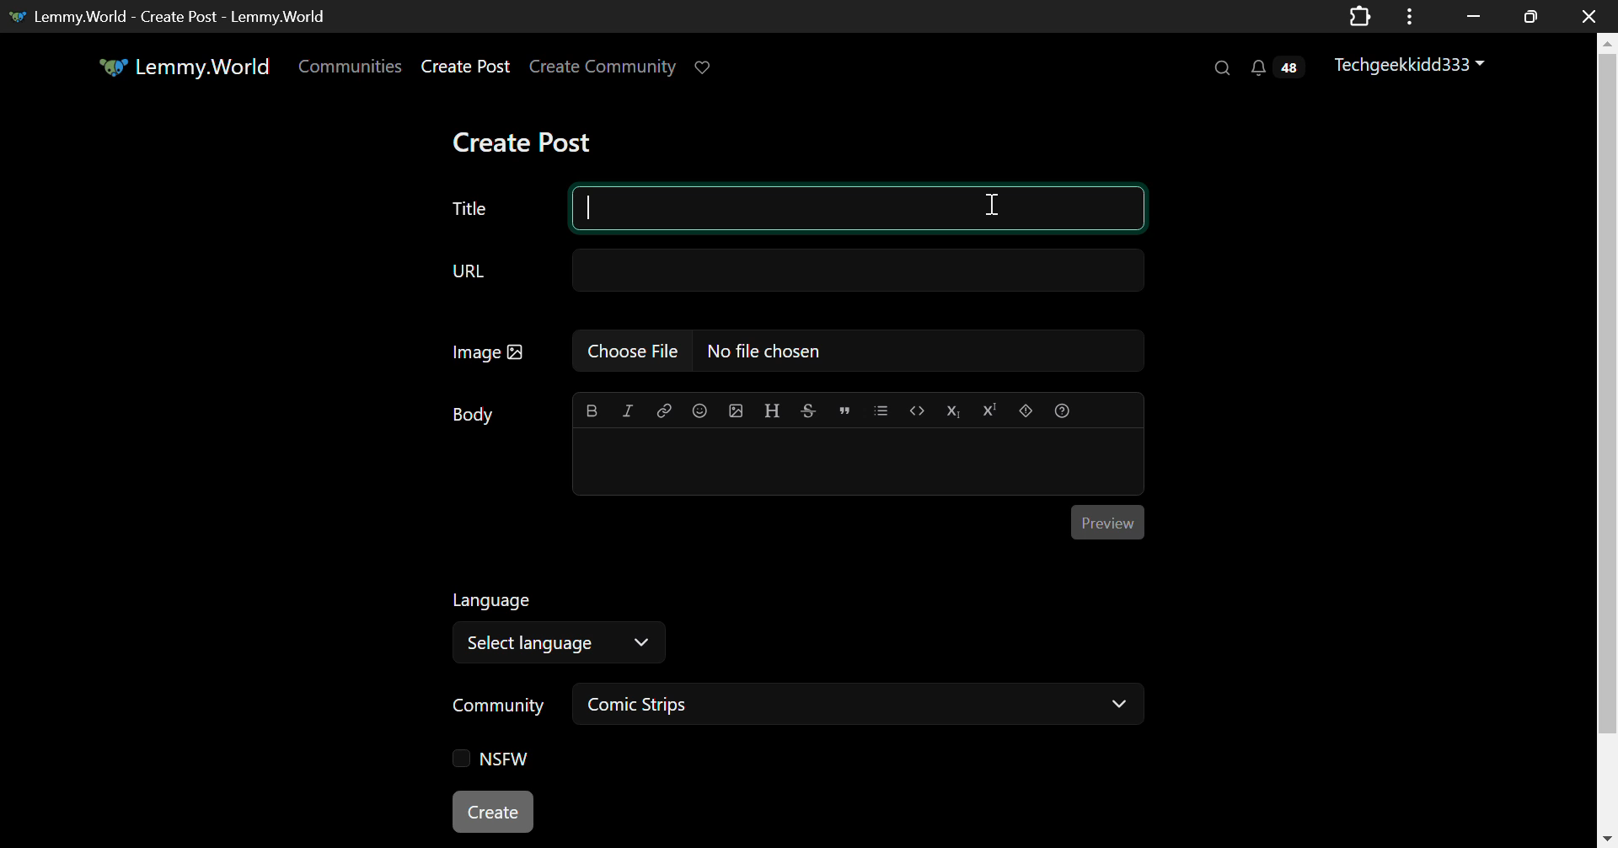  Describe the element at coordinates (1406, 15) in the screenshot. I see `Options Menu` at that location.